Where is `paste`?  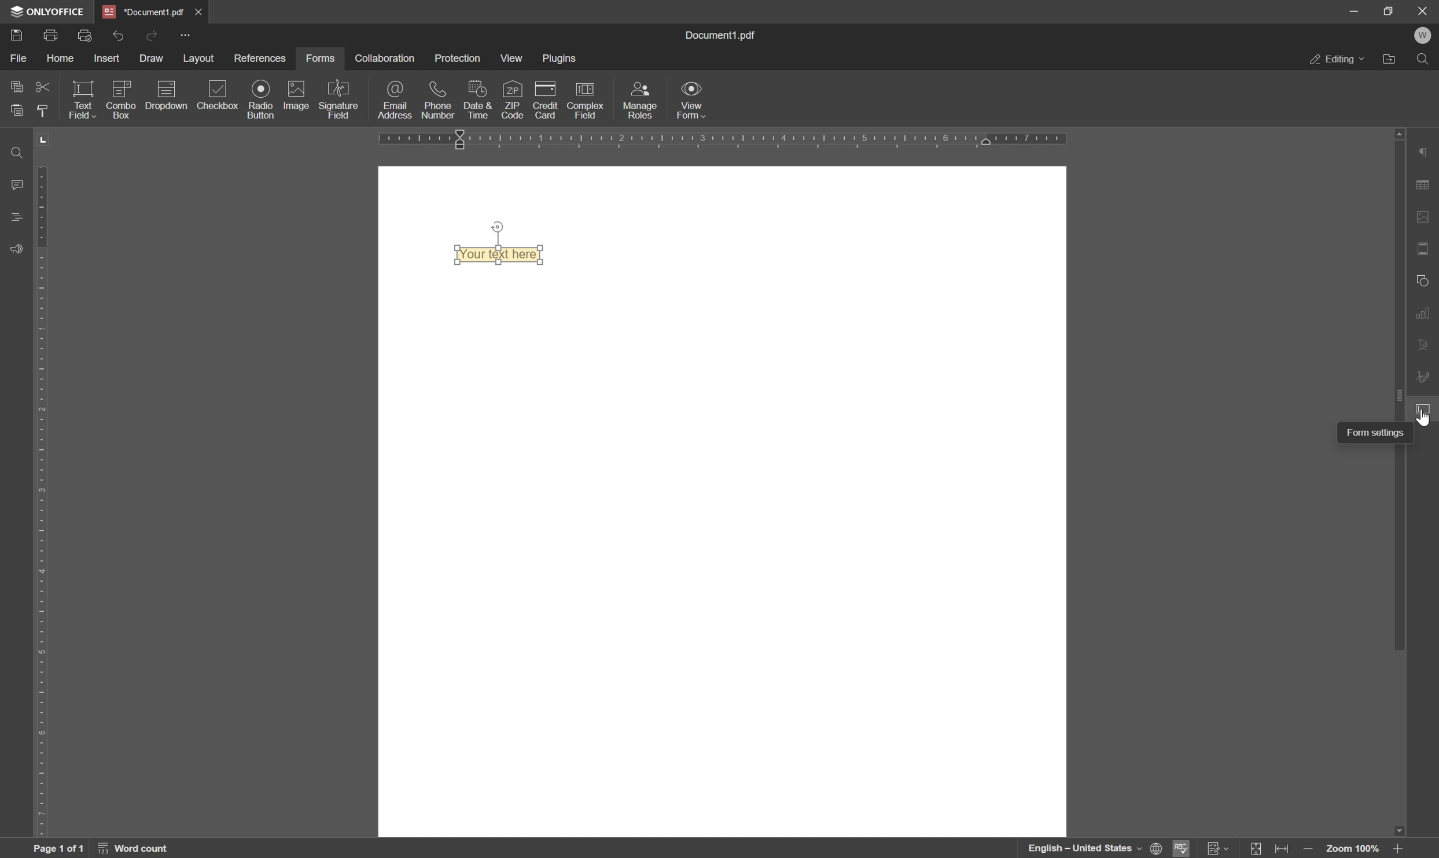
paste is located at coordinates (13, 112).